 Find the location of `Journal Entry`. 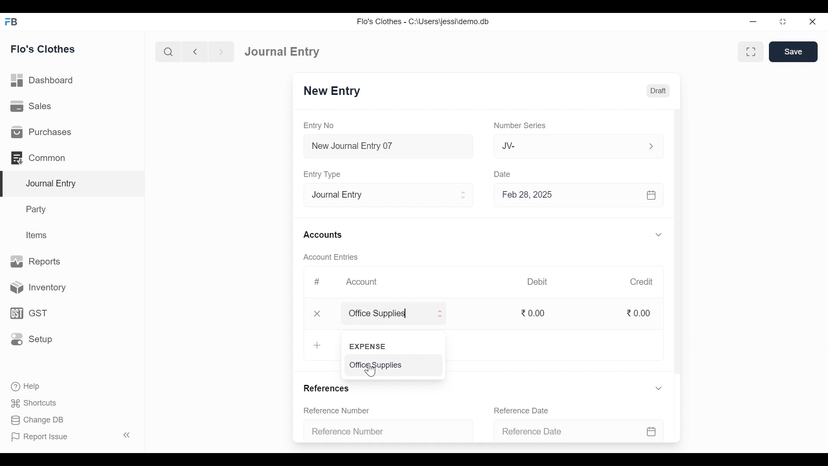

Journal Entry is located at coordinates (74, 184).